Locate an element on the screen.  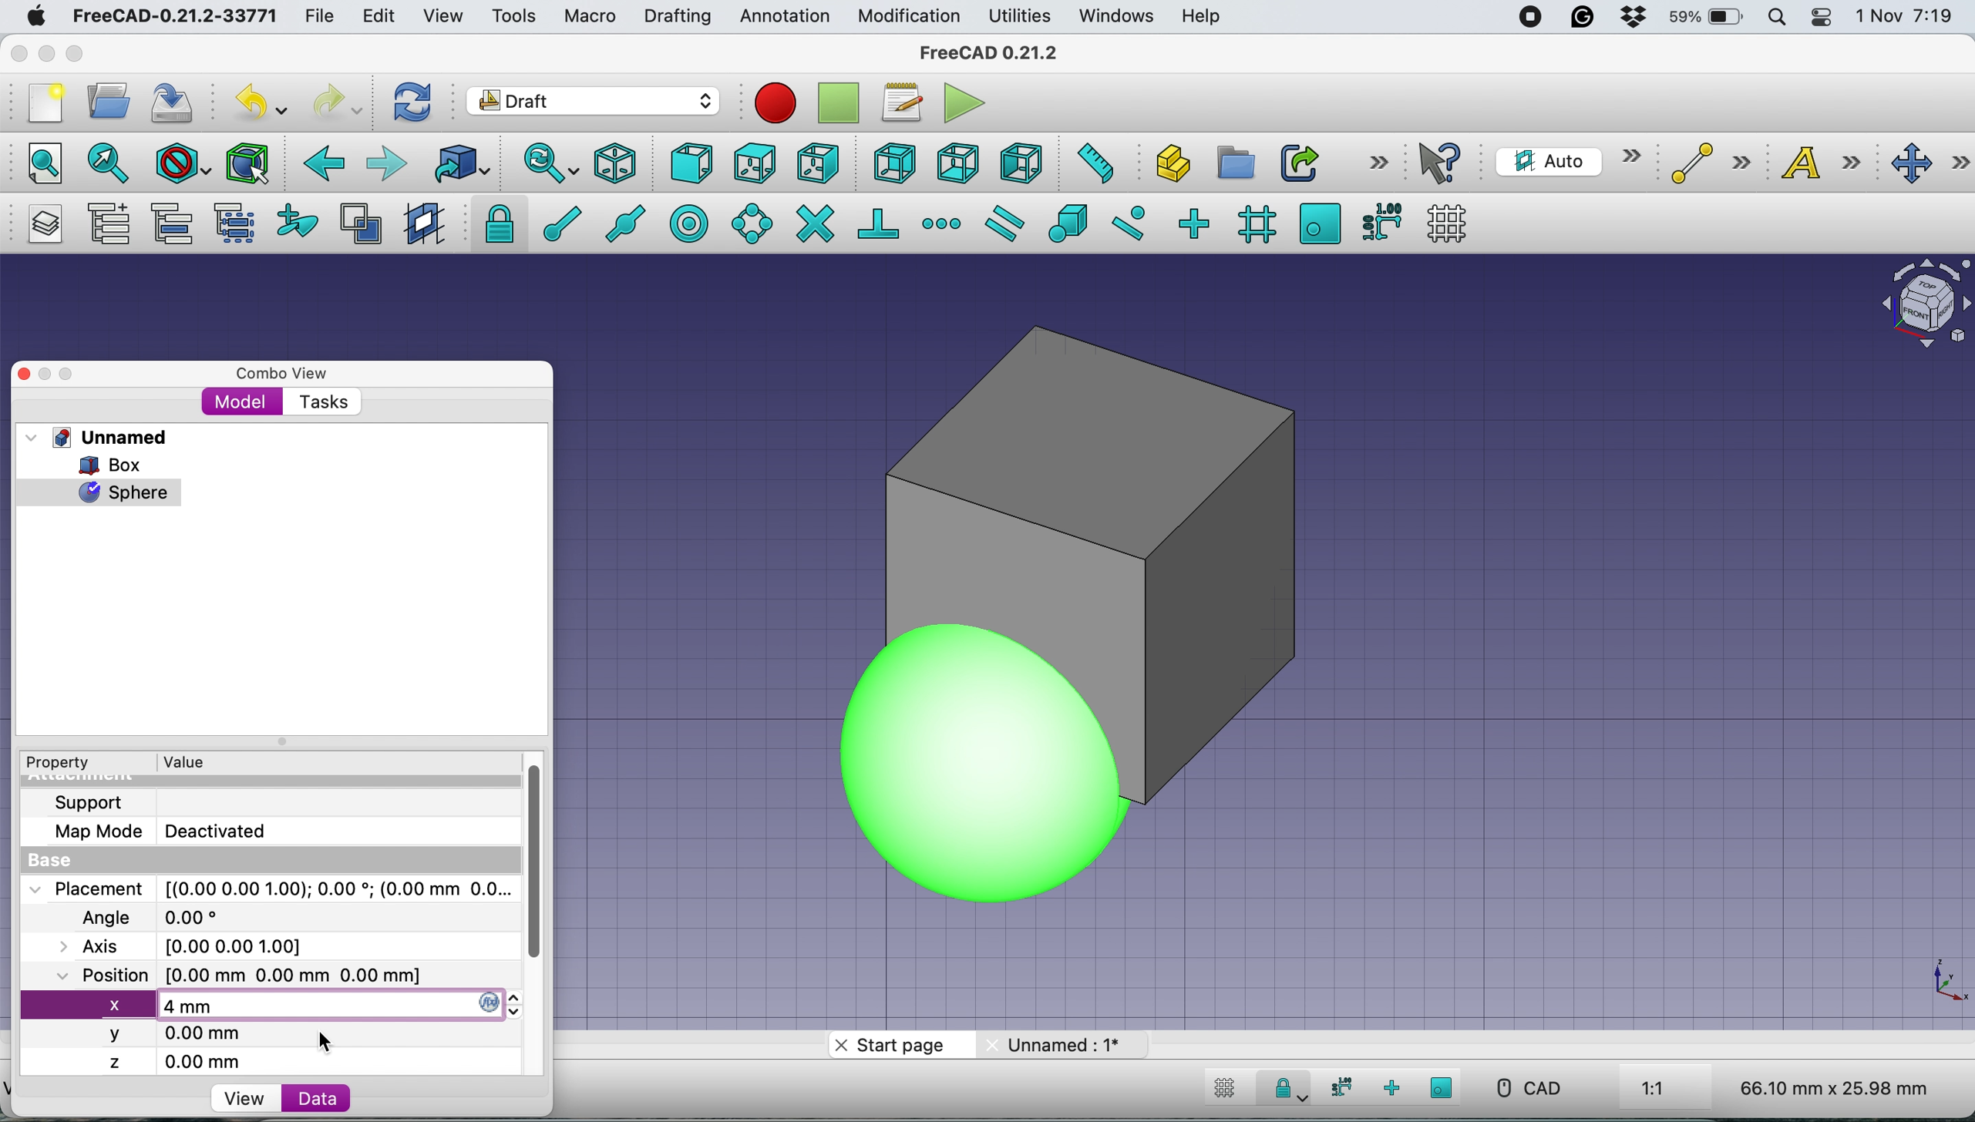
utilities is located at coordinates (1021, 17).